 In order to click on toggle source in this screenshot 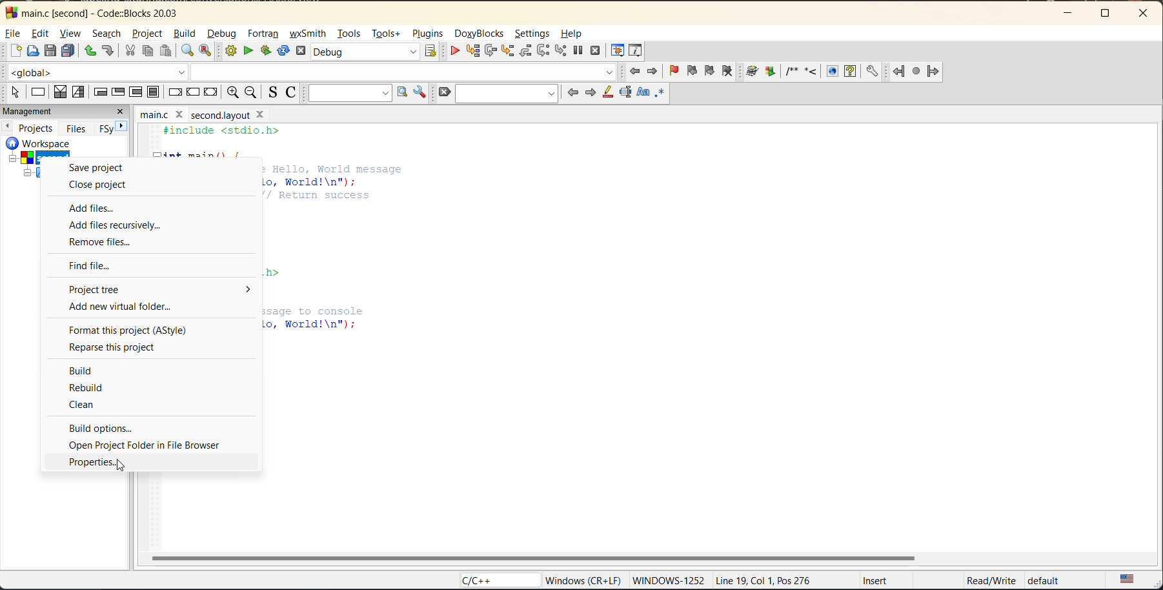, I will do `click(274, 92)`.